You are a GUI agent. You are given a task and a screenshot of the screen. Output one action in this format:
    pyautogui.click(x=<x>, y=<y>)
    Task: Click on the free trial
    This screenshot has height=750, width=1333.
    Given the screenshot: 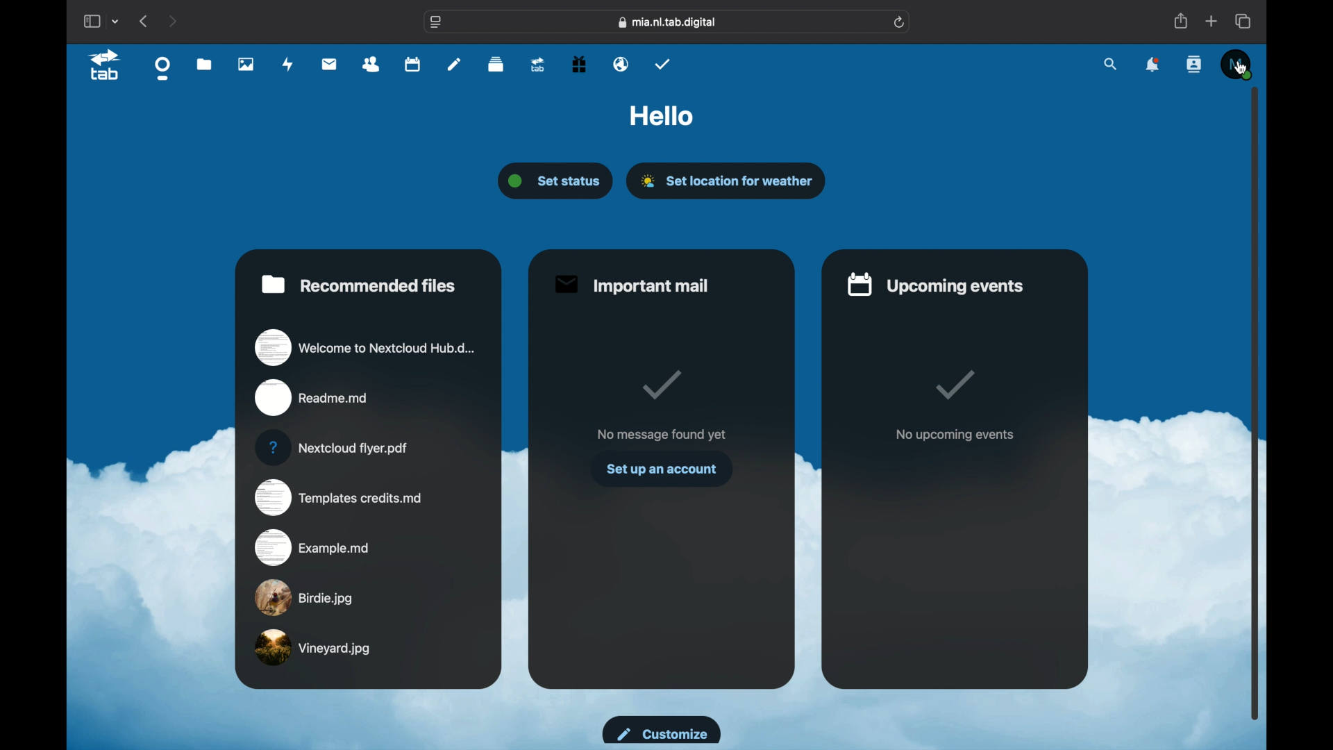 What is the action you would take?
    pyautogui.click(x=578, y=64)
    